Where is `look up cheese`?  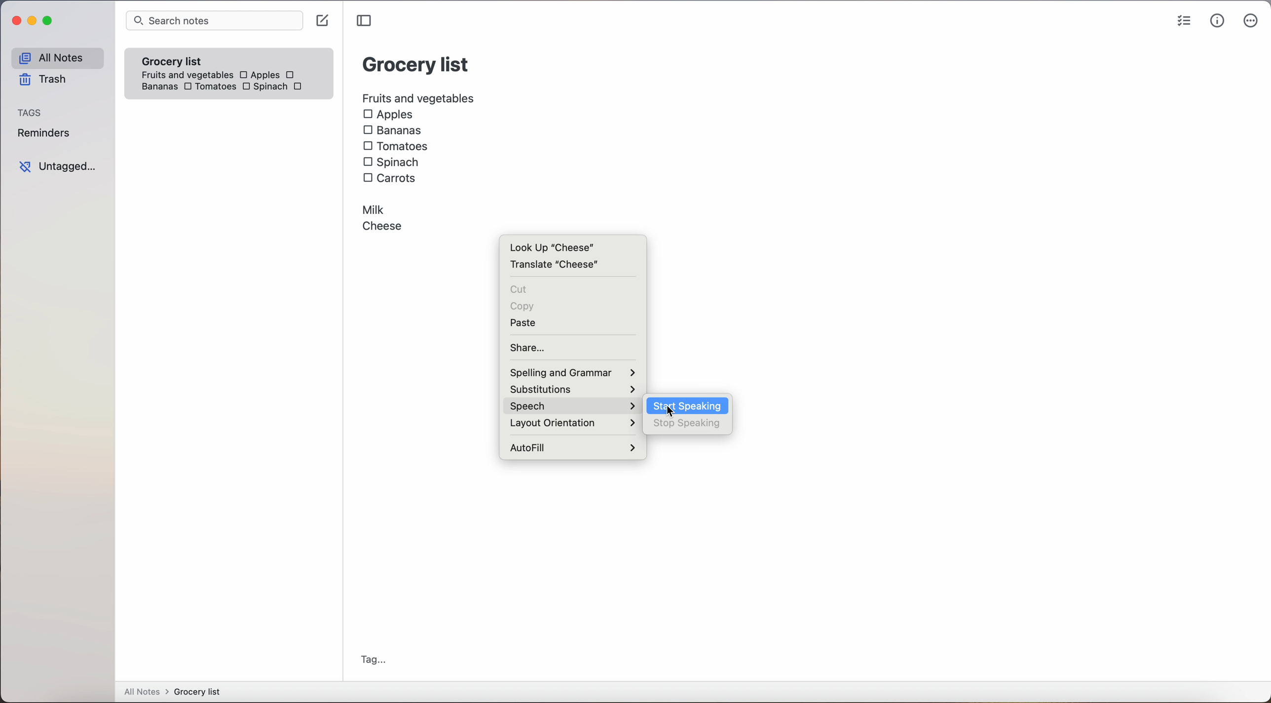
look up cheese is located at coordinates (551, 247).